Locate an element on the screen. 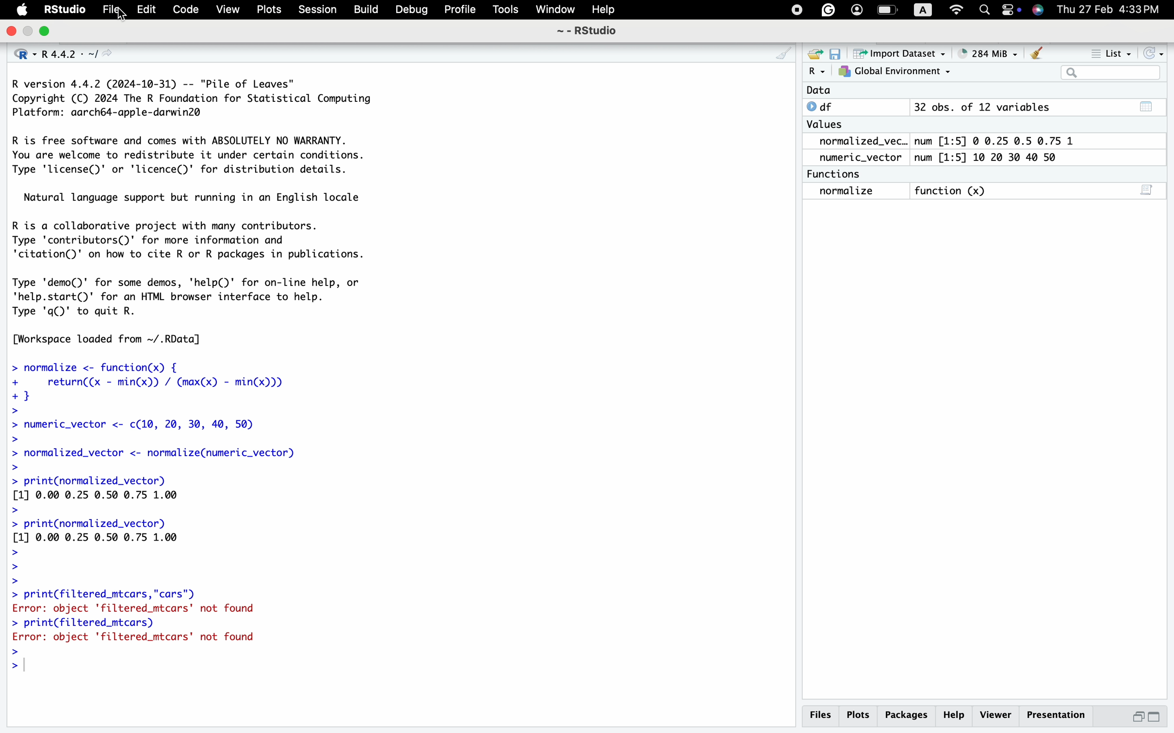  search bar is located at coordinates (1108, 72).